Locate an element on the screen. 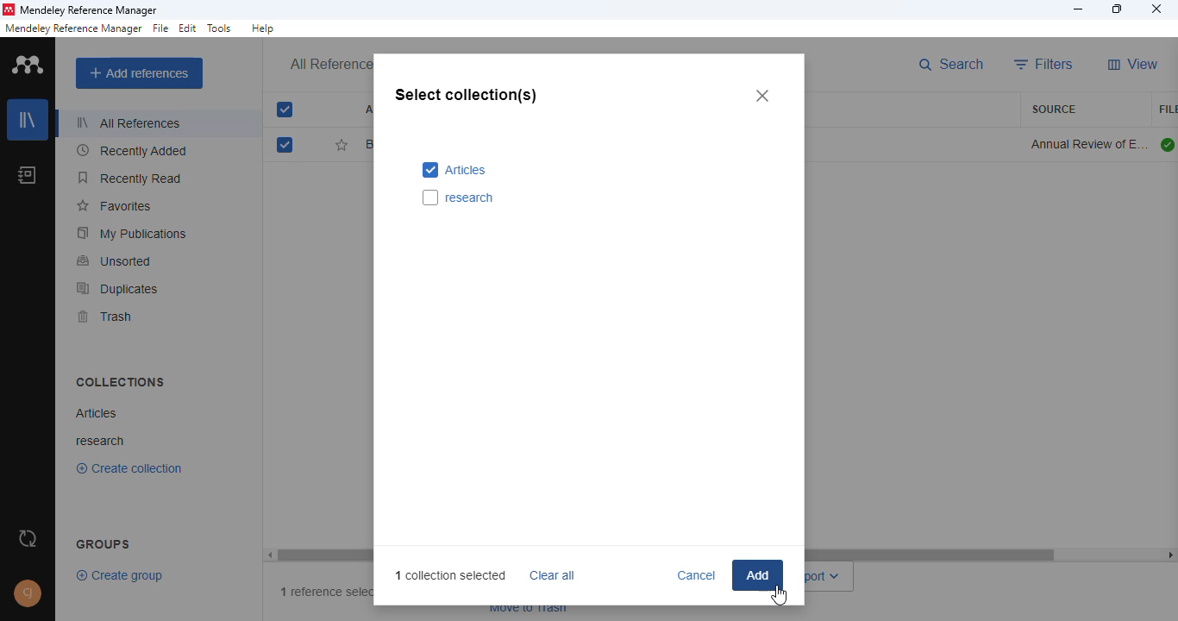  select is located at coordinates (430, 198).